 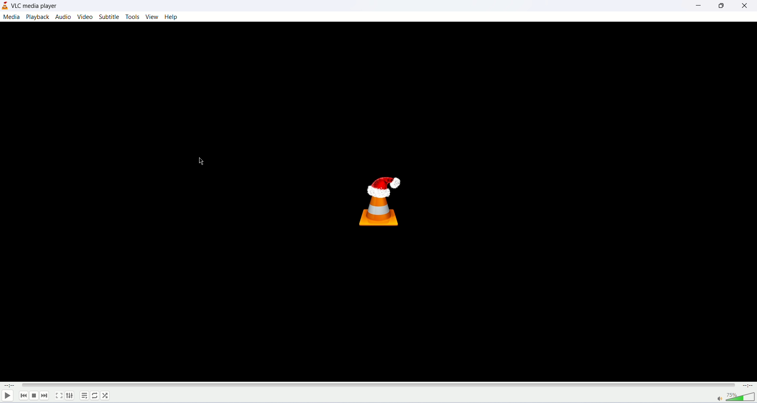 What do you see at coordinates (24, 396) in the screenshot?
I see `previous` at bounding box center [24, 396].